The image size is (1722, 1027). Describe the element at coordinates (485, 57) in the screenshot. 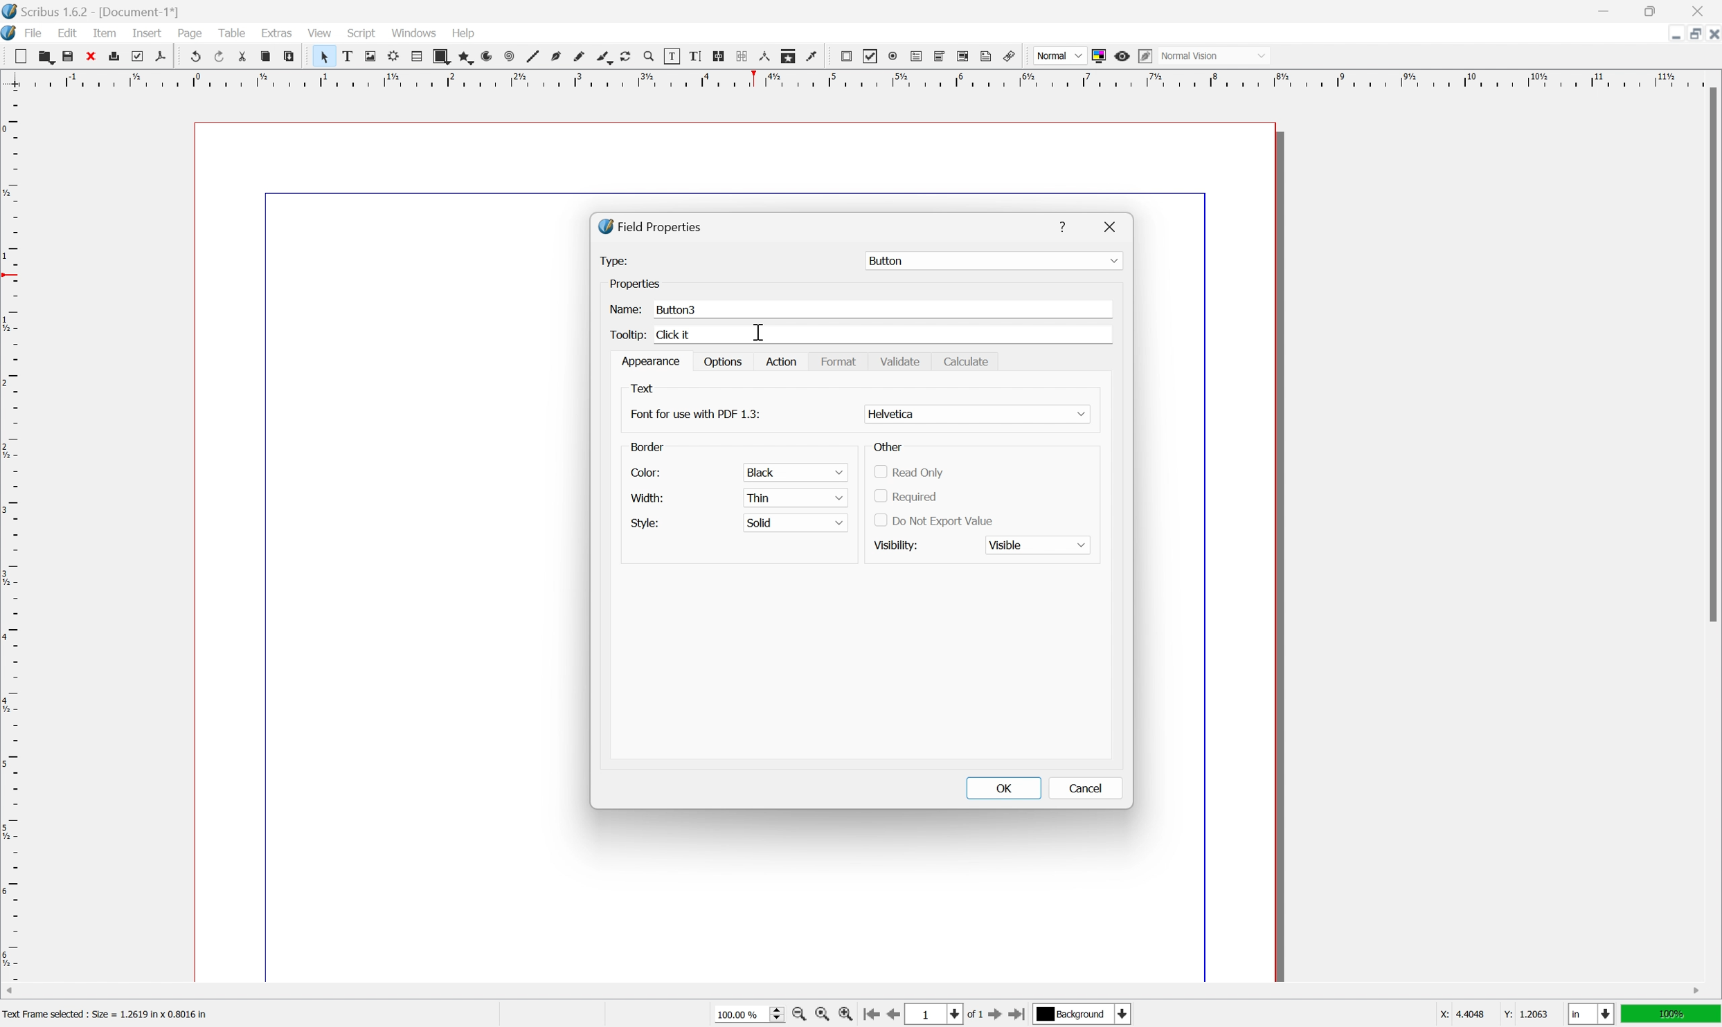

I see `arc` at that location.